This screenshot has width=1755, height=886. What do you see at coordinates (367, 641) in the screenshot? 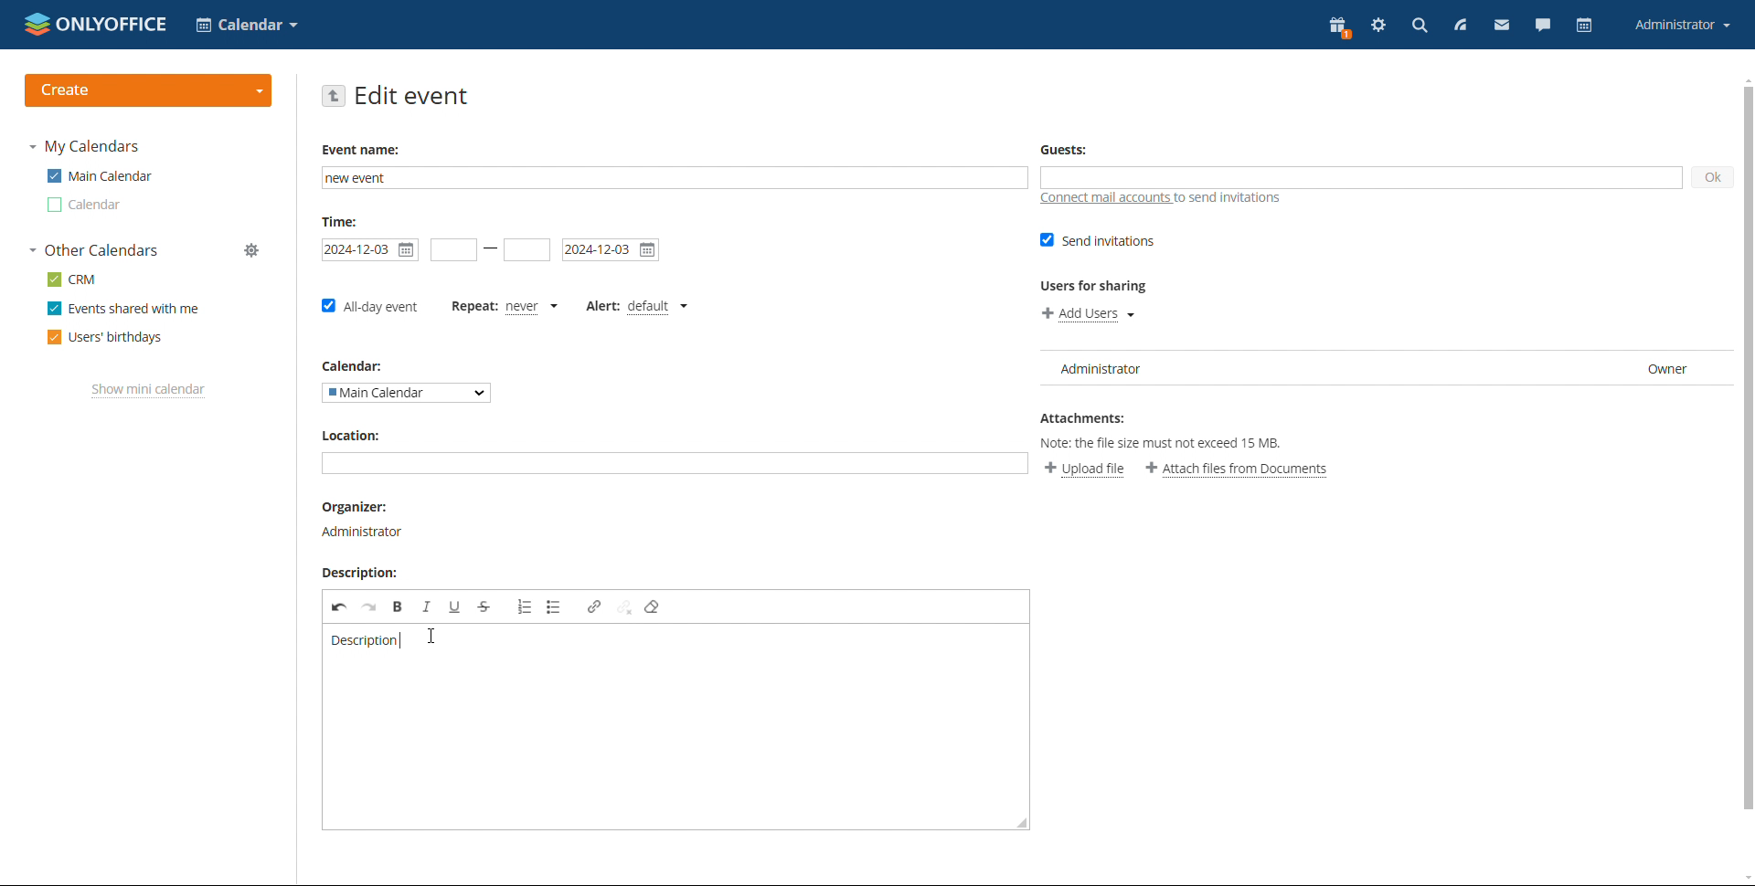
I see `description` at bounding box center [367, 641].